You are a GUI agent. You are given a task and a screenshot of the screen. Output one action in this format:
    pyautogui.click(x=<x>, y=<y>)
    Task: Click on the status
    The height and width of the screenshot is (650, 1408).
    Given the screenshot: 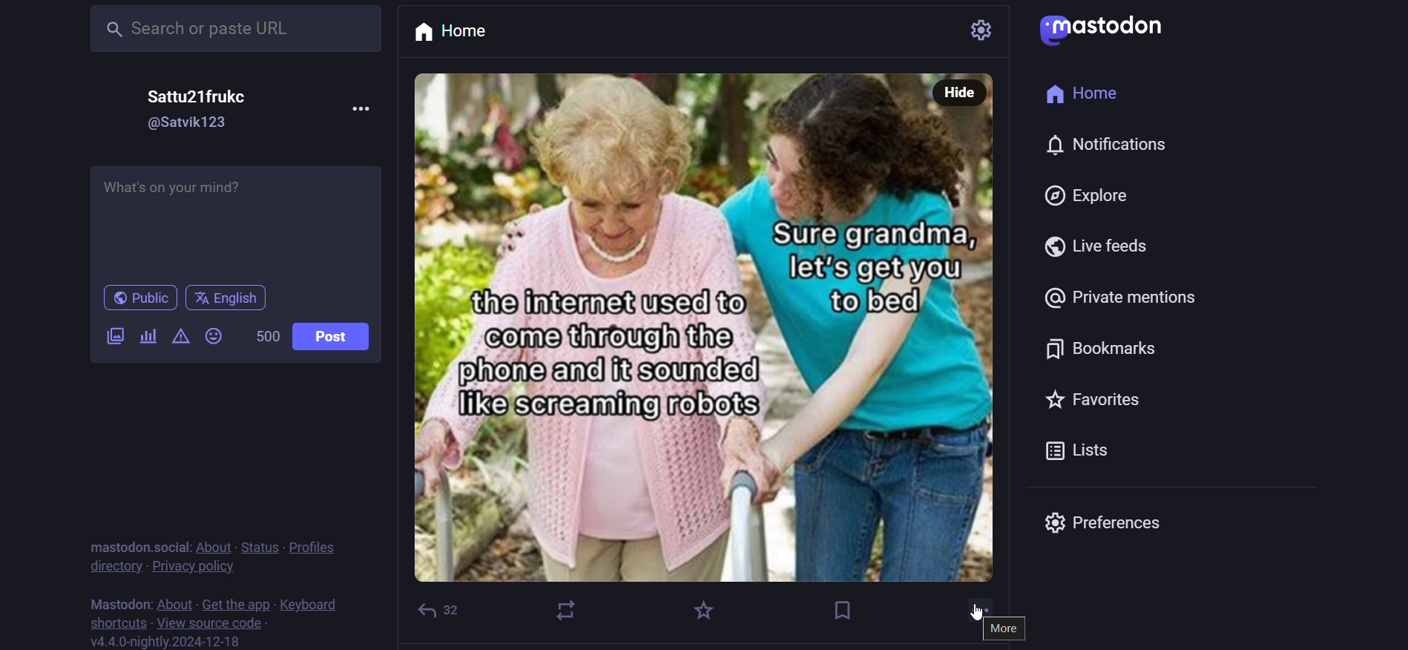 What is the action you would take?
    pyautogui.click(x=261, y=544)
    